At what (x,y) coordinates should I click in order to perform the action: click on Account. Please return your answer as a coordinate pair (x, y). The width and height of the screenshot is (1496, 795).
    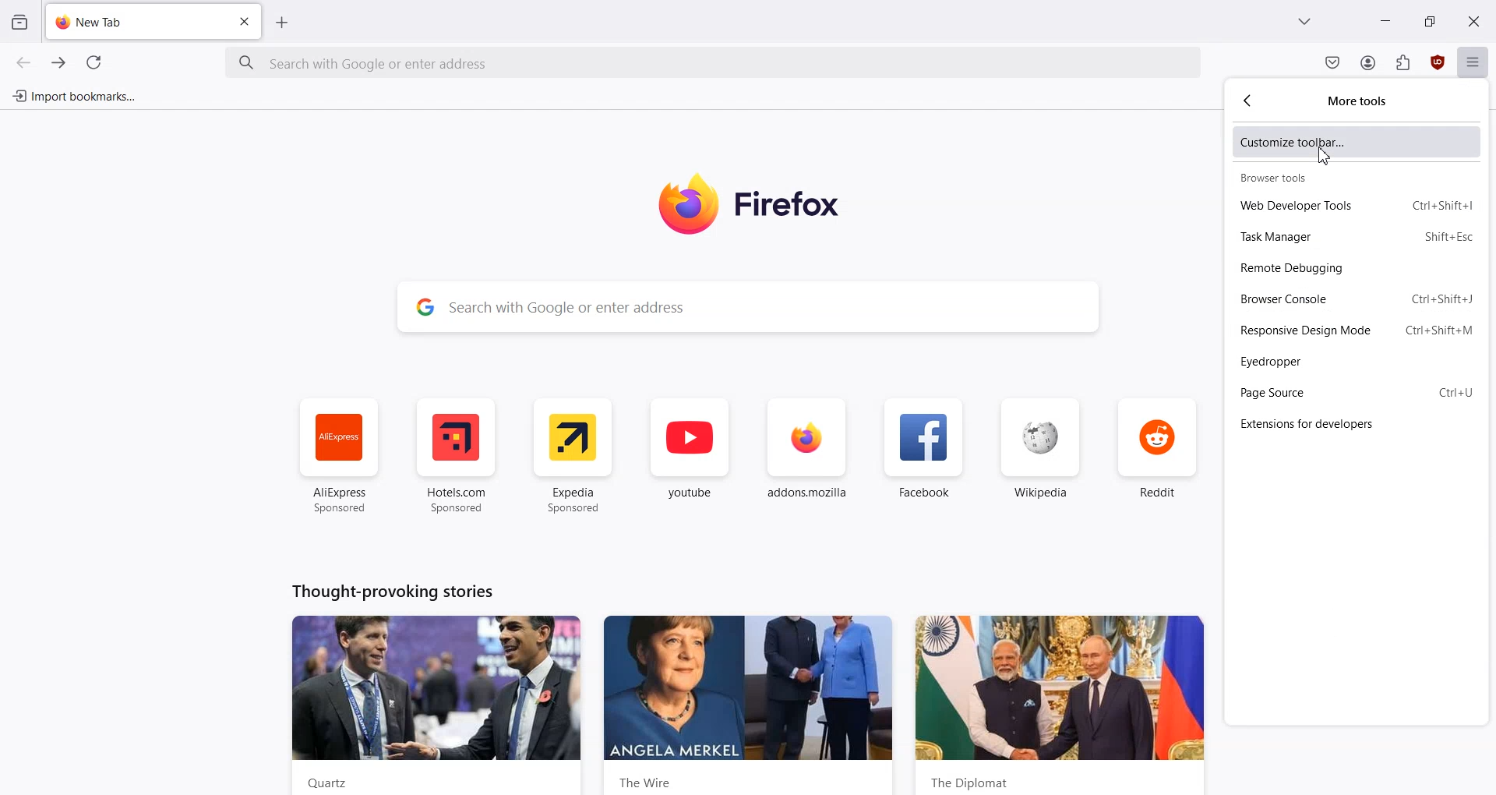
    Looking at the image, I should click on (1367, 63).